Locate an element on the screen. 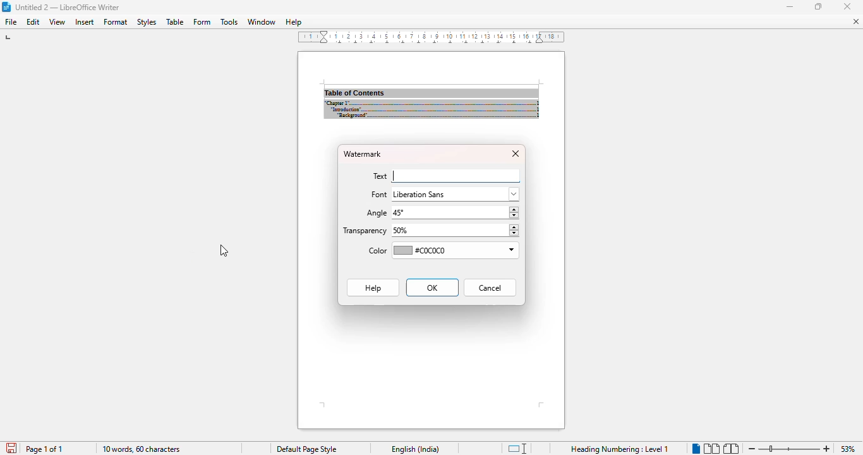  multi-page view is located at coordinates (711, 448).